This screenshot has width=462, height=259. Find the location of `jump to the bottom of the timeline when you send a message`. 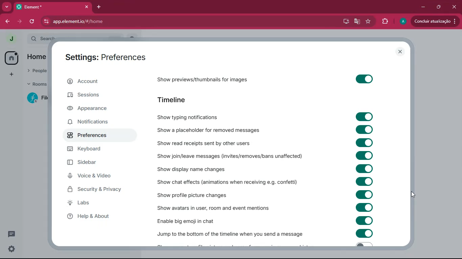

jump to the bottom of the timeline when you send a message is located at coordinates (232, 233).